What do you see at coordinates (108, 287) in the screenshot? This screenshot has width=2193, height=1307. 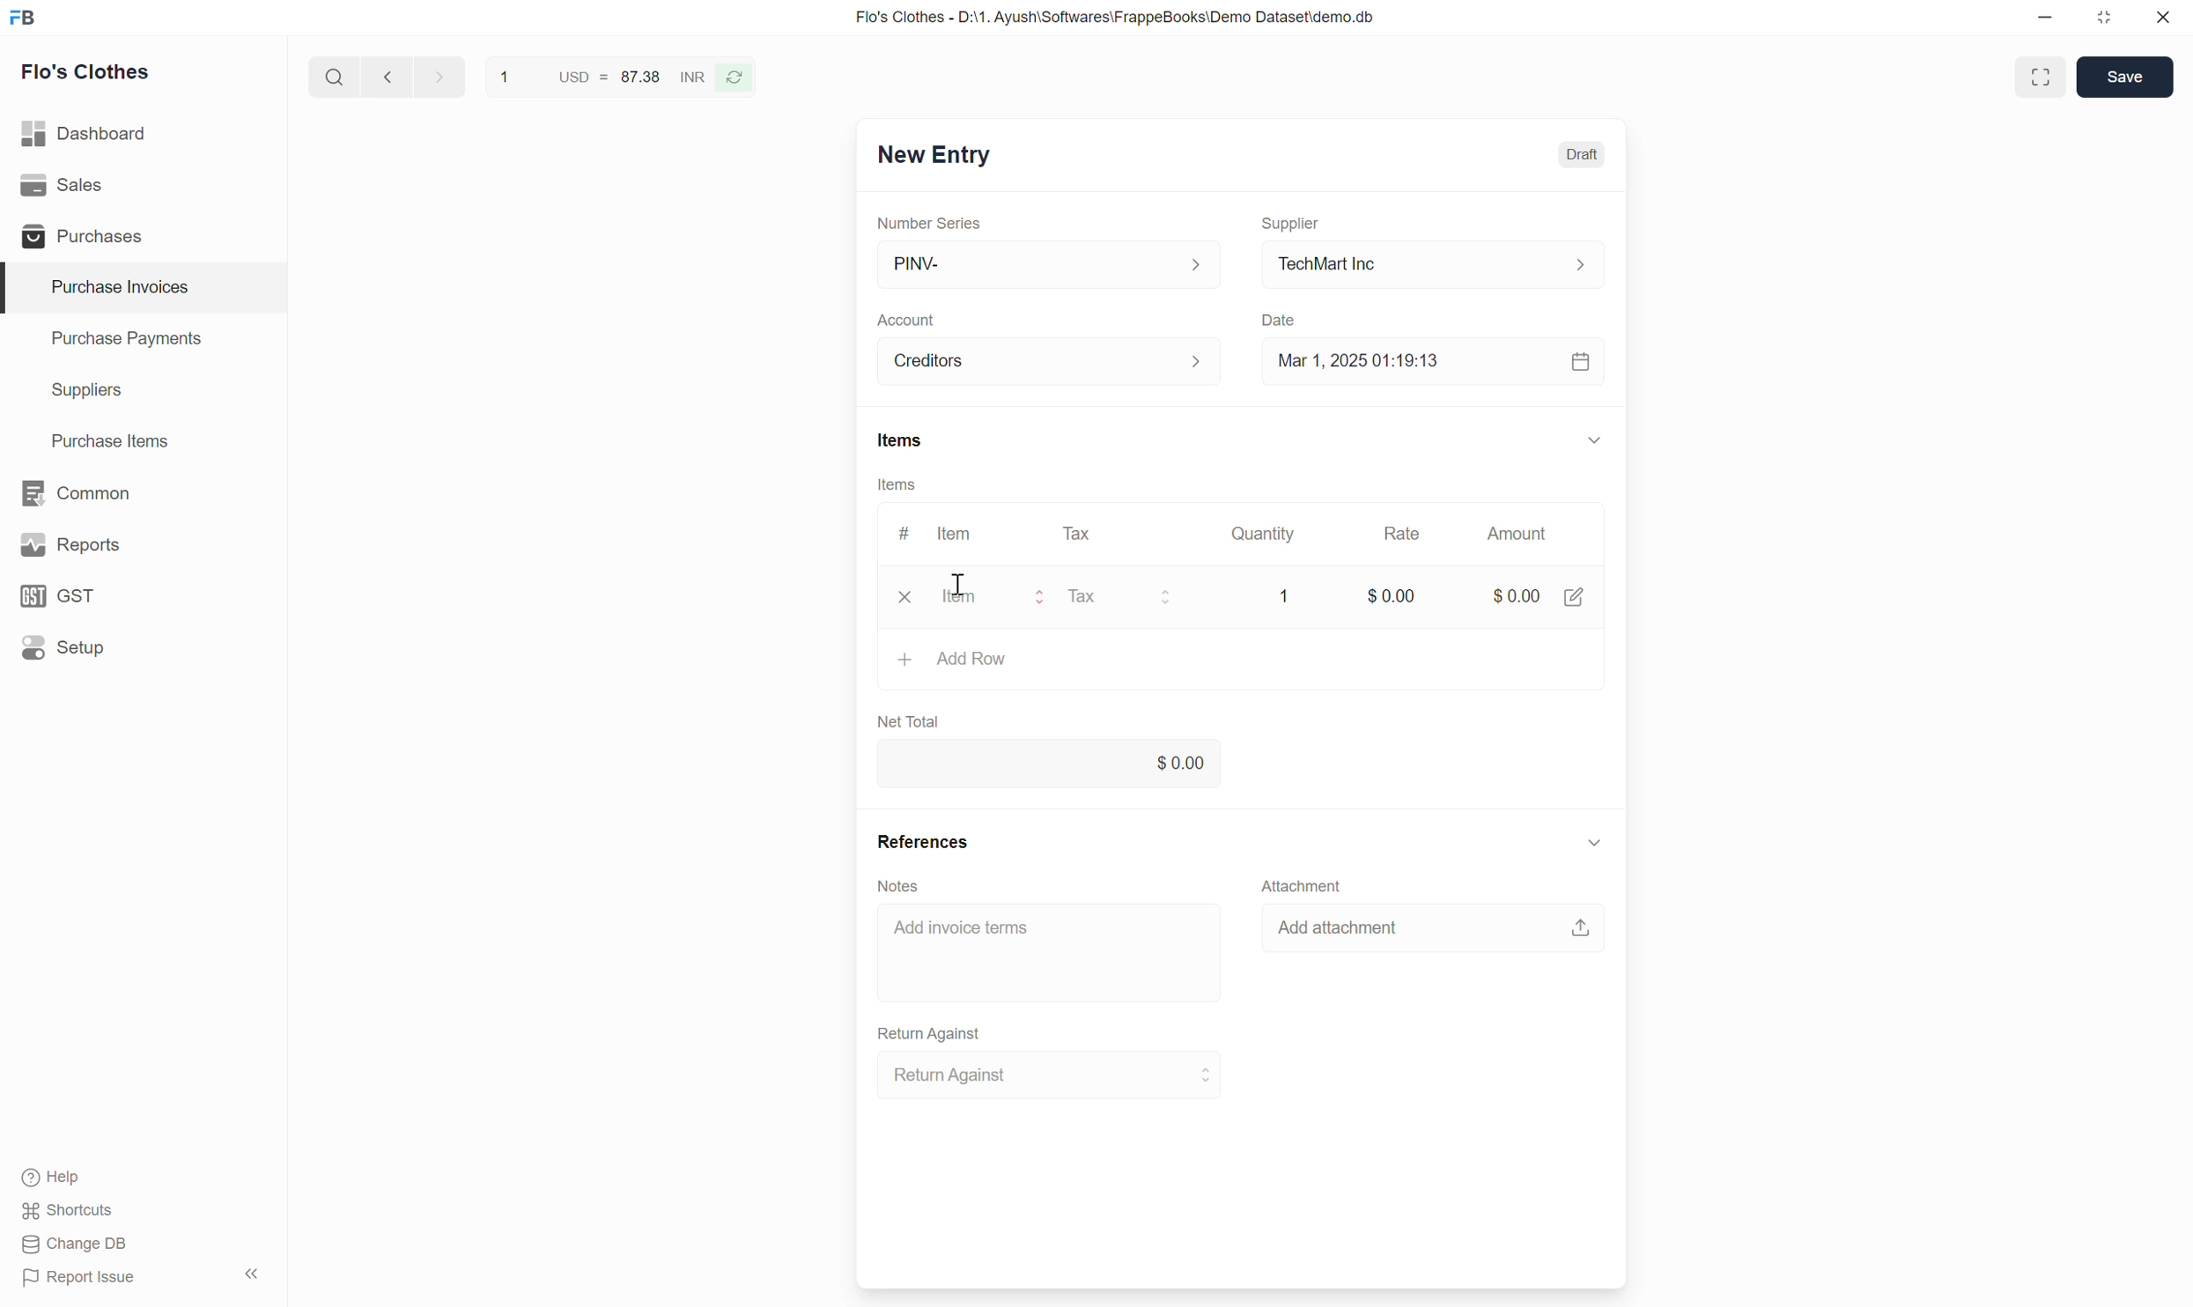 I see `Purchase Invoices` at bounding box center [108, 287].